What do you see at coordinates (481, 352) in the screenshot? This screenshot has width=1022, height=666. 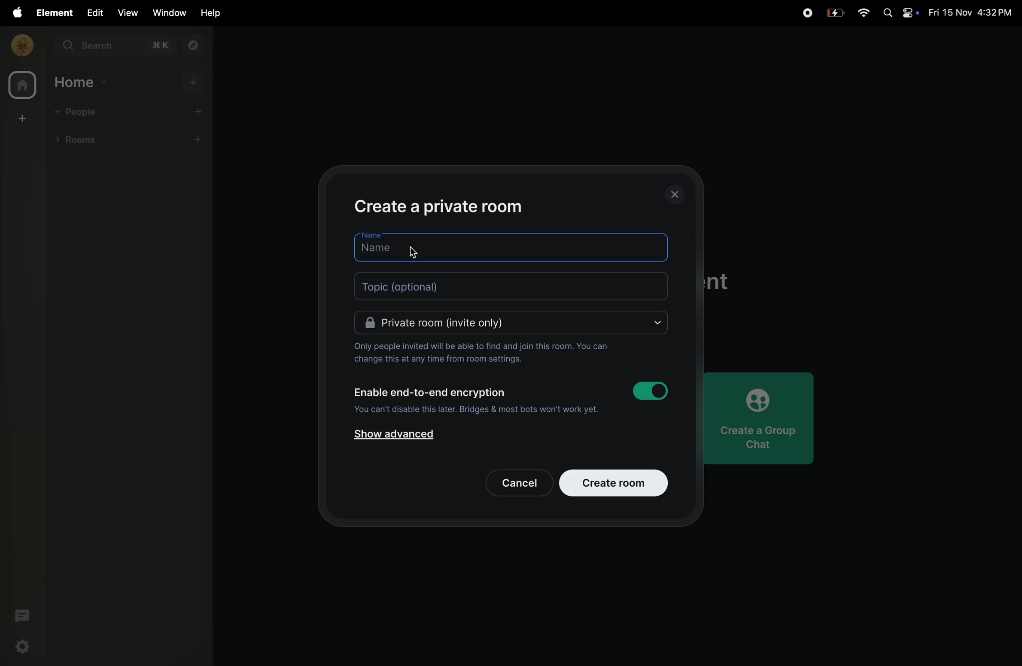 I see `only invited people can join them` at bounding box center [481, 352].